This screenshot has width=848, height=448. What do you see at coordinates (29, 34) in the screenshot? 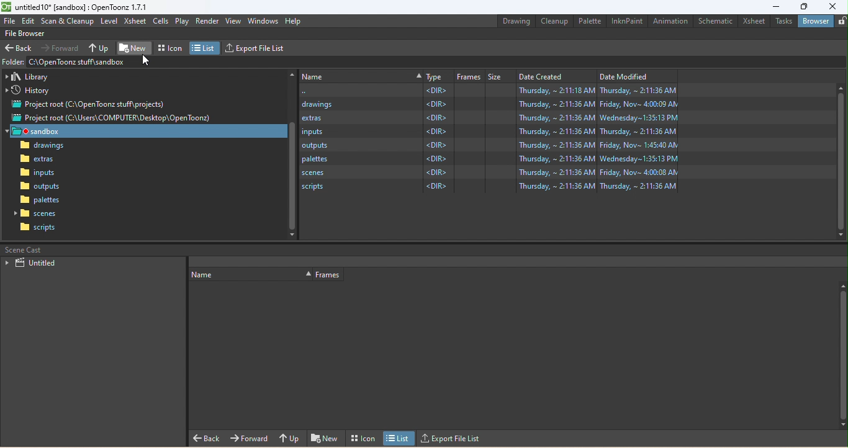
I see `File browser` at bounding box center [29, 34].